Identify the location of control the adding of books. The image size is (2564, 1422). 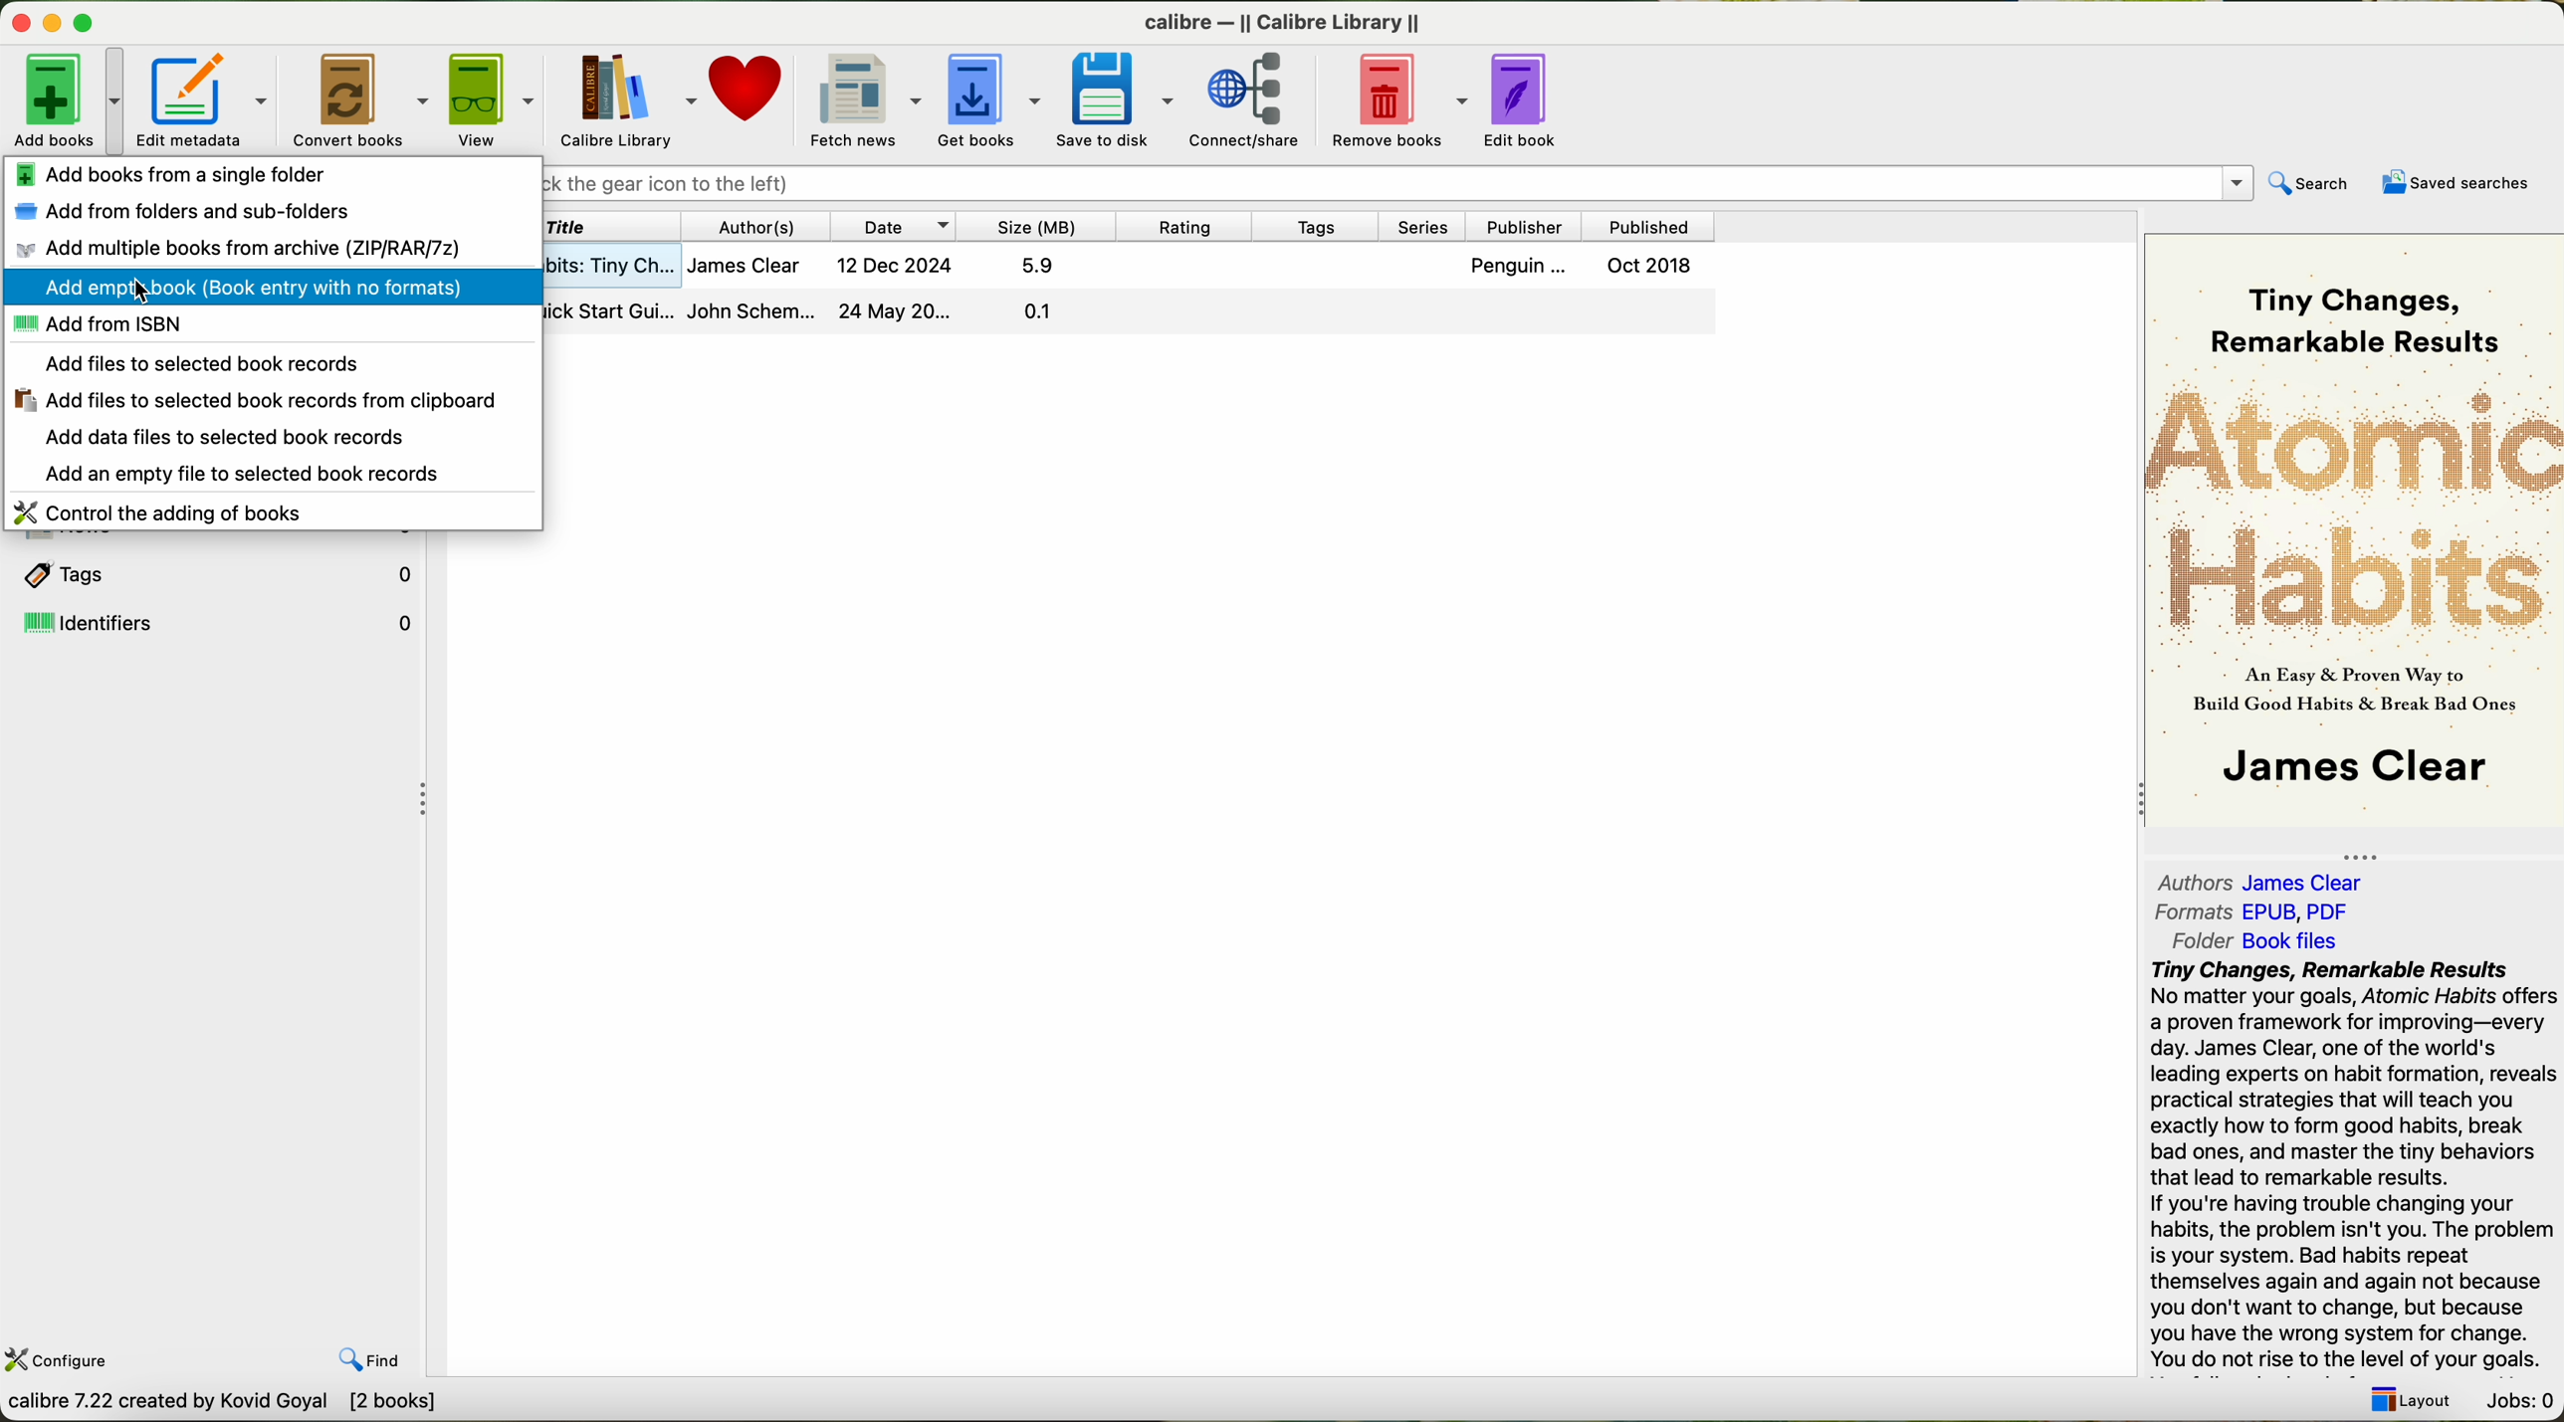
(174, 510).